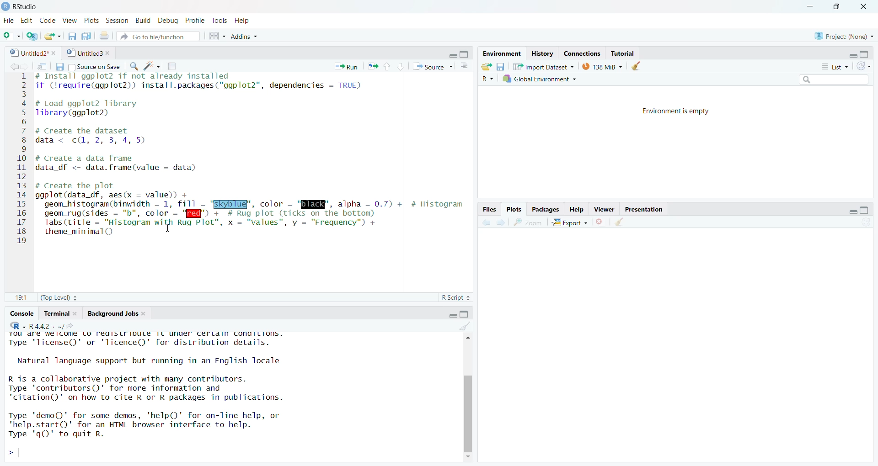  What do you see at coordinates (342, 67) in the screenshot?
I see `Run` at bounding box center [342, 67].